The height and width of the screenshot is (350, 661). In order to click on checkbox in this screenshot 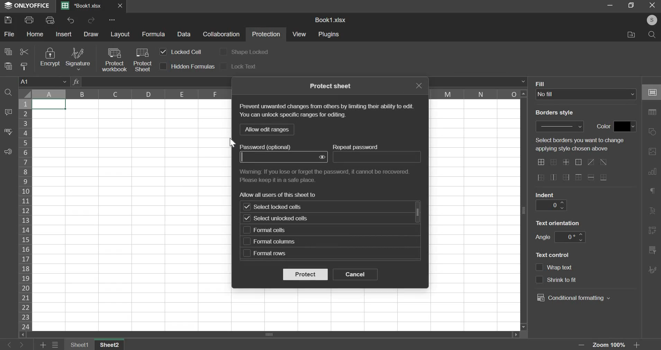, I will do `click(225, 66)`.